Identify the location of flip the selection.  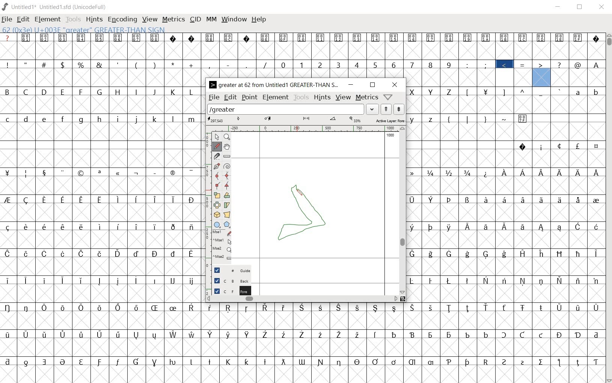
(217, 205).